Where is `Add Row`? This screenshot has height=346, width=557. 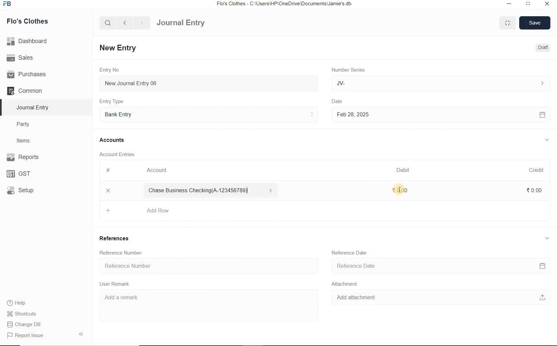
Add Row is located at coordinates (144, 210).